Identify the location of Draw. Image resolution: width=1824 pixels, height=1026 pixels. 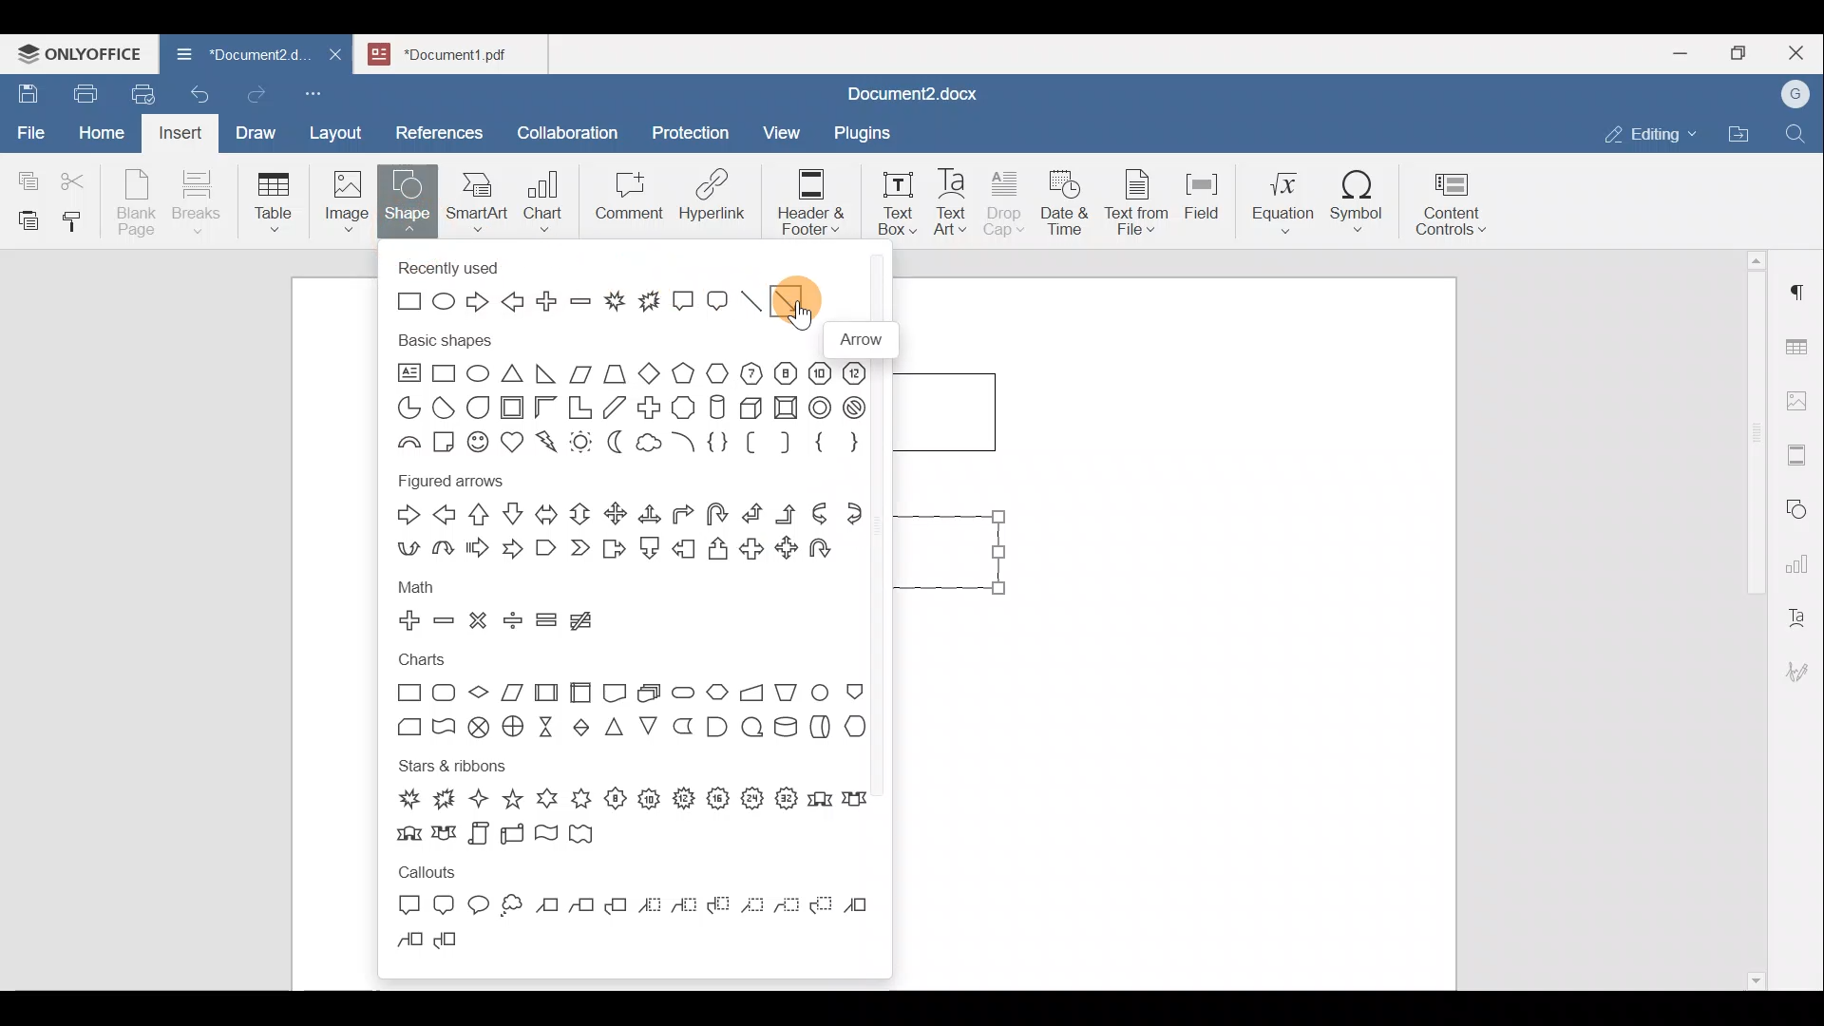
(253, 128).